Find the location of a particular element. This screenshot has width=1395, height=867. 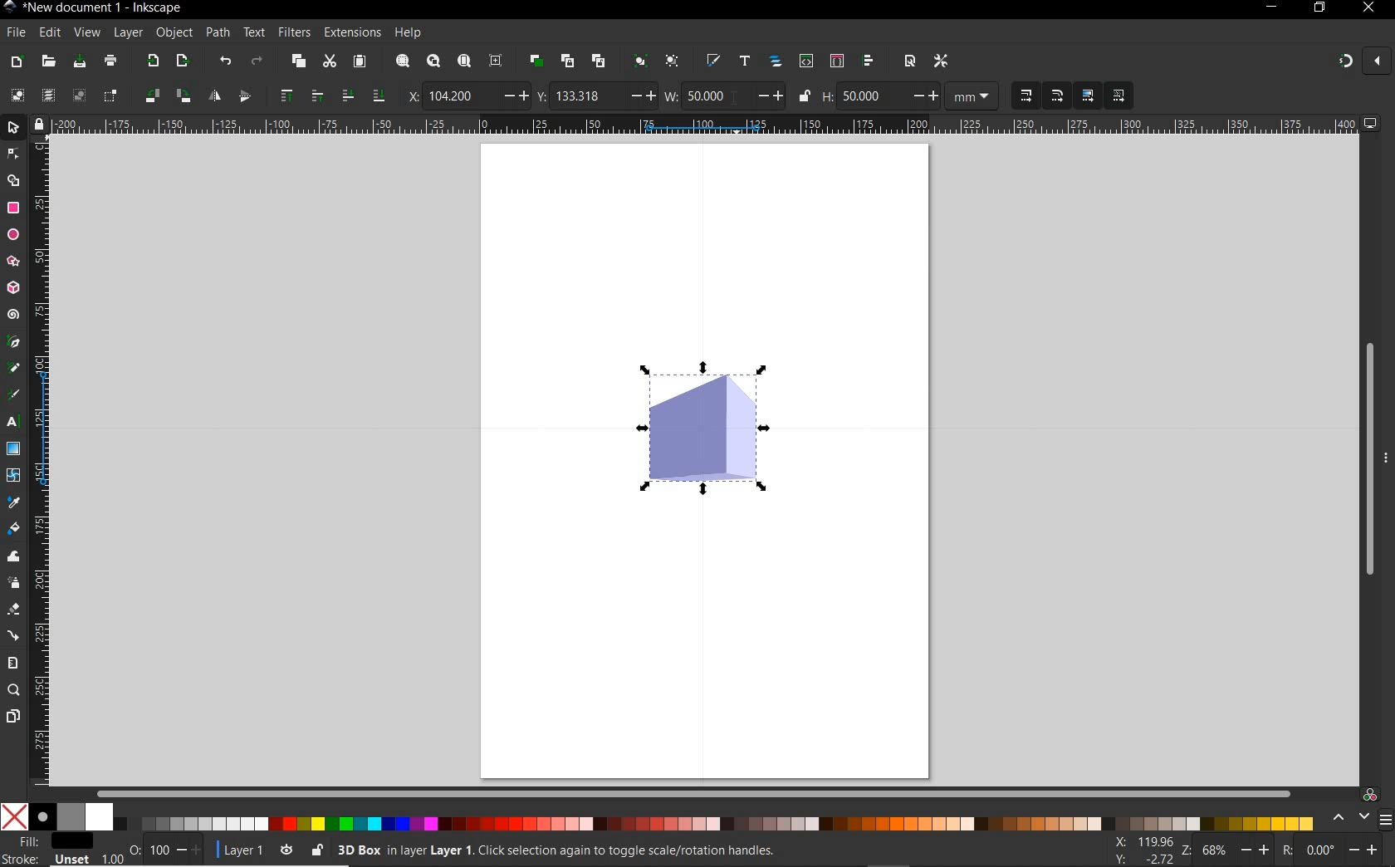

color managed code is located at coordinates (1370, 796).